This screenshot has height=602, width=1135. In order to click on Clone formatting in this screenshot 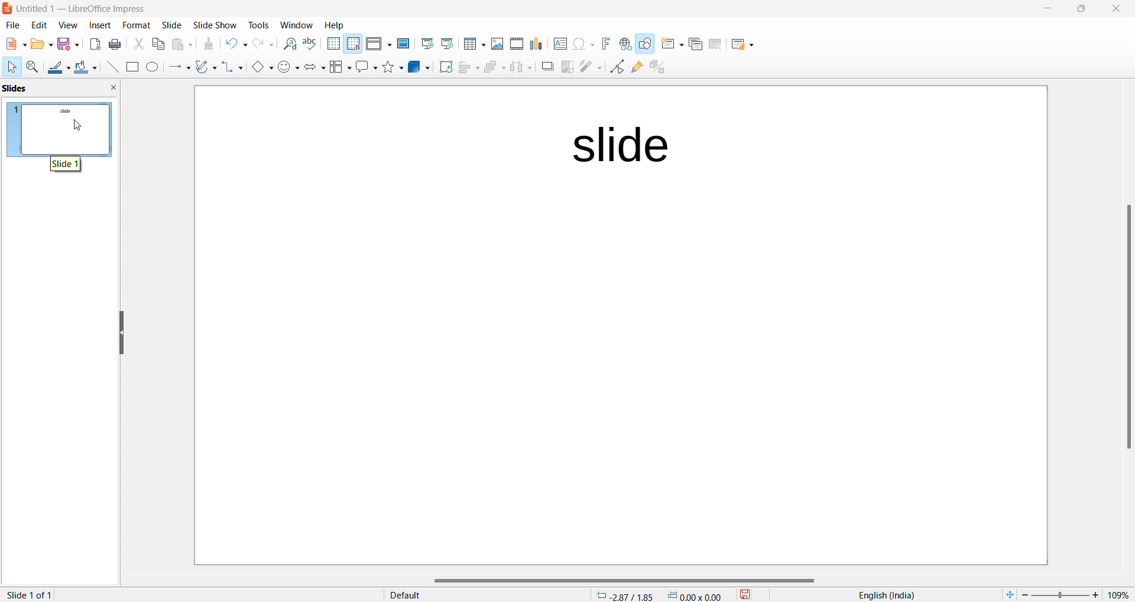, I will do `click(212, 45)`.